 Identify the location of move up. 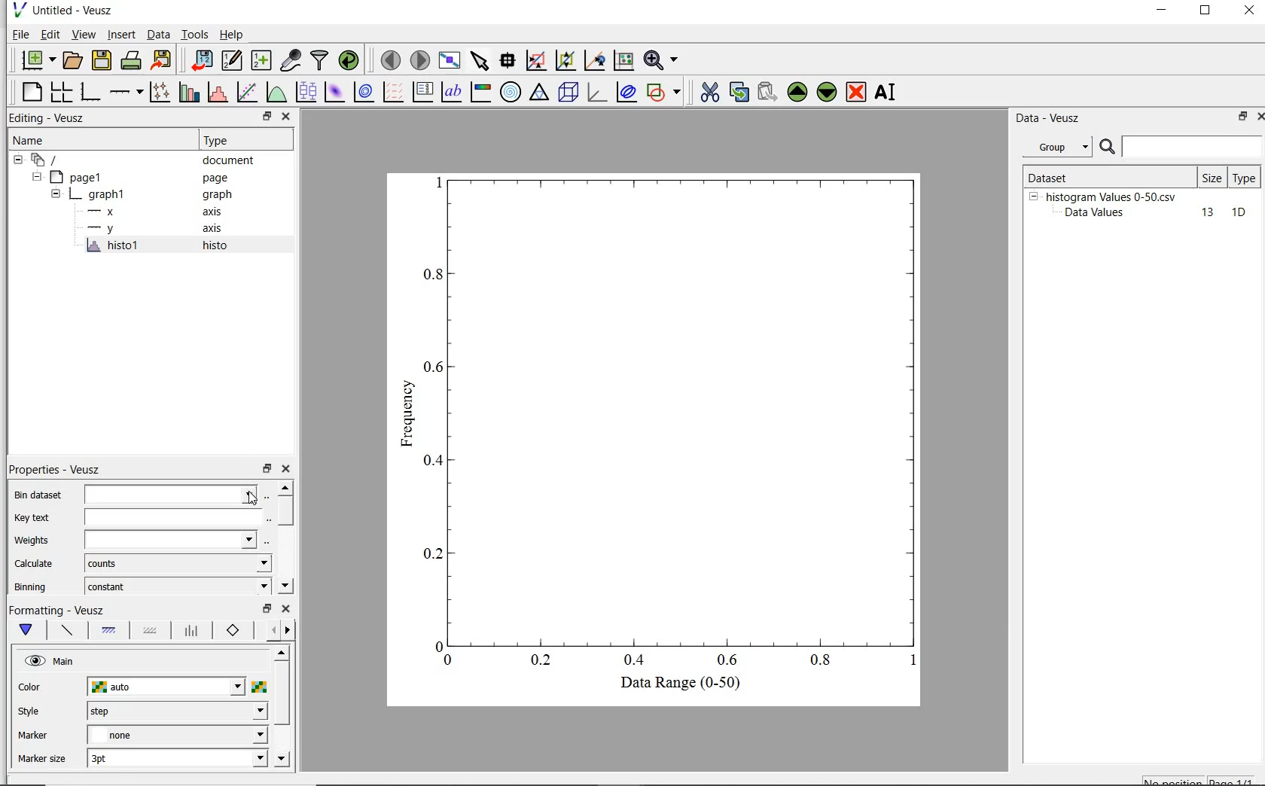
(285, 487).